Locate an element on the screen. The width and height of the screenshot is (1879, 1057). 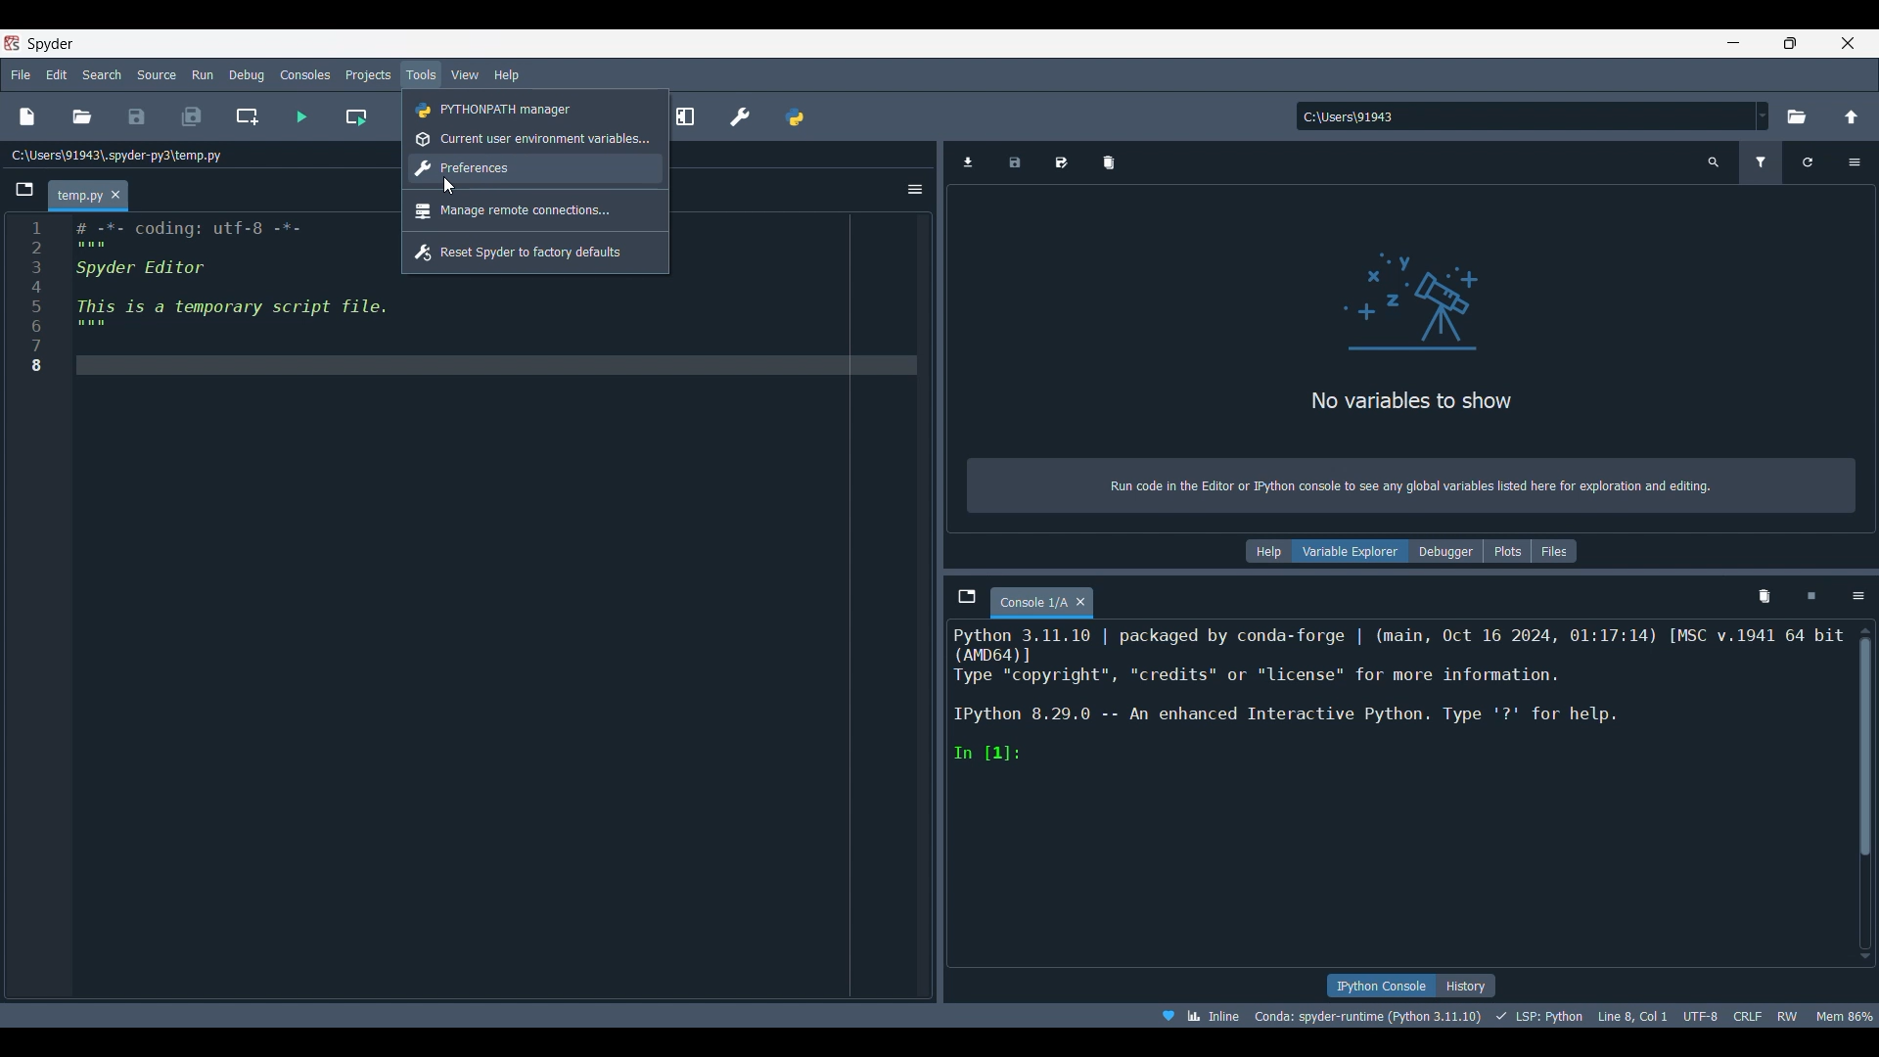
Preferences is located at coordinates (741, 116).